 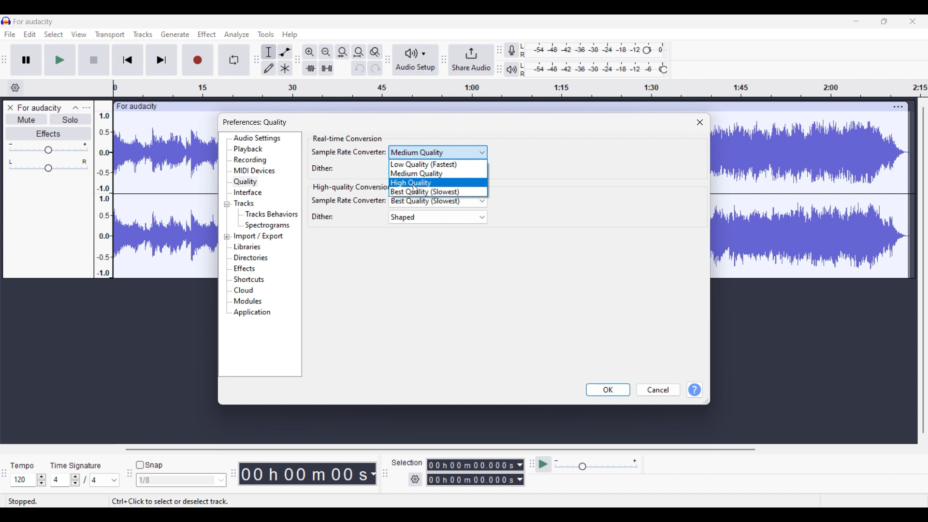 I want to click on Playback, so click(x=248, y=149).